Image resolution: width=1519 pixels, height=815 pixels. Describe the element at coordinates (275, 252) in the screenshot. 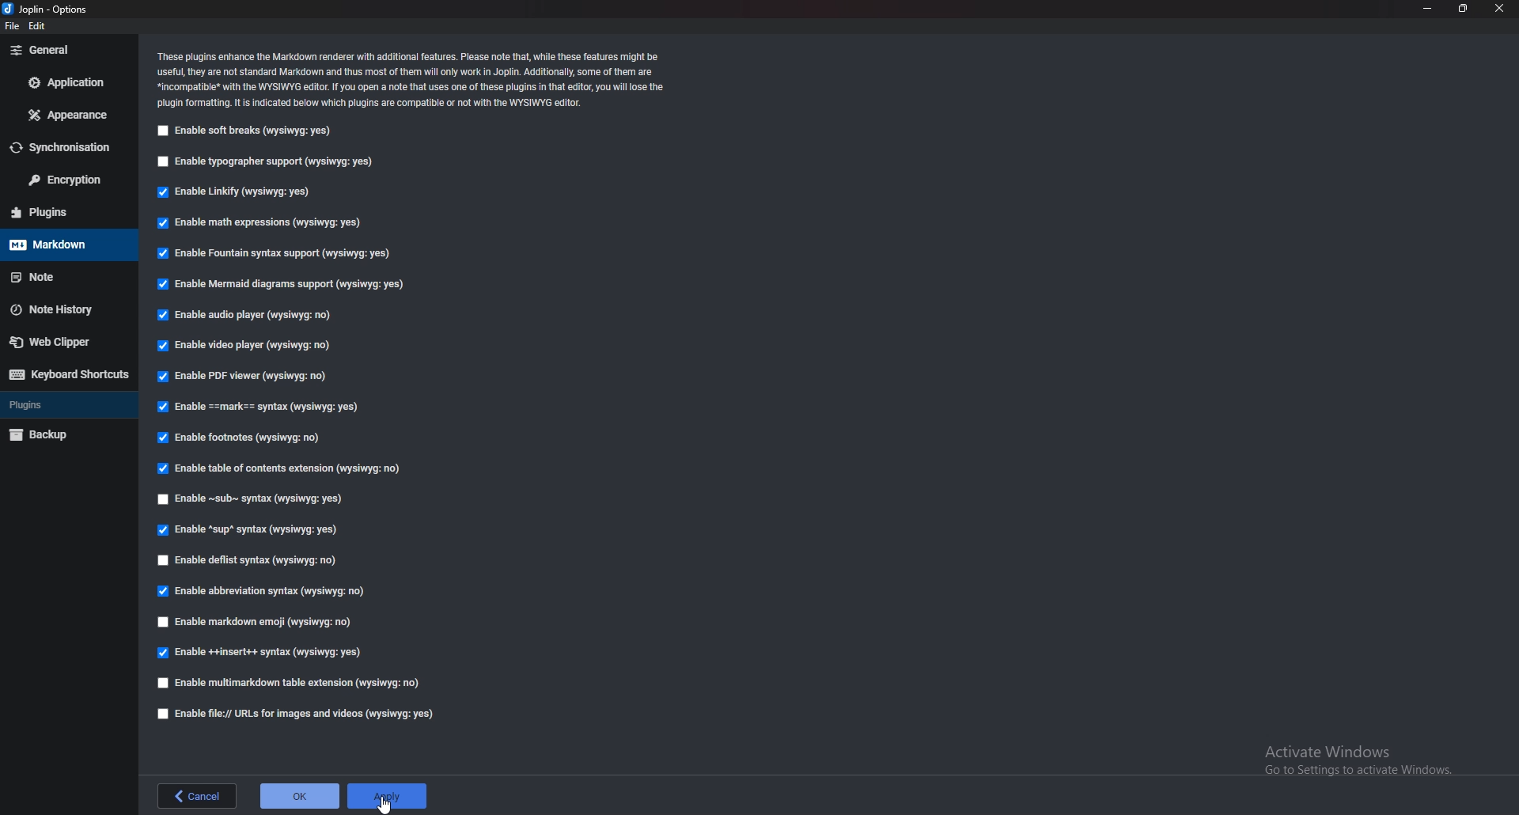

I see `Enable fountain syntax` at that location.